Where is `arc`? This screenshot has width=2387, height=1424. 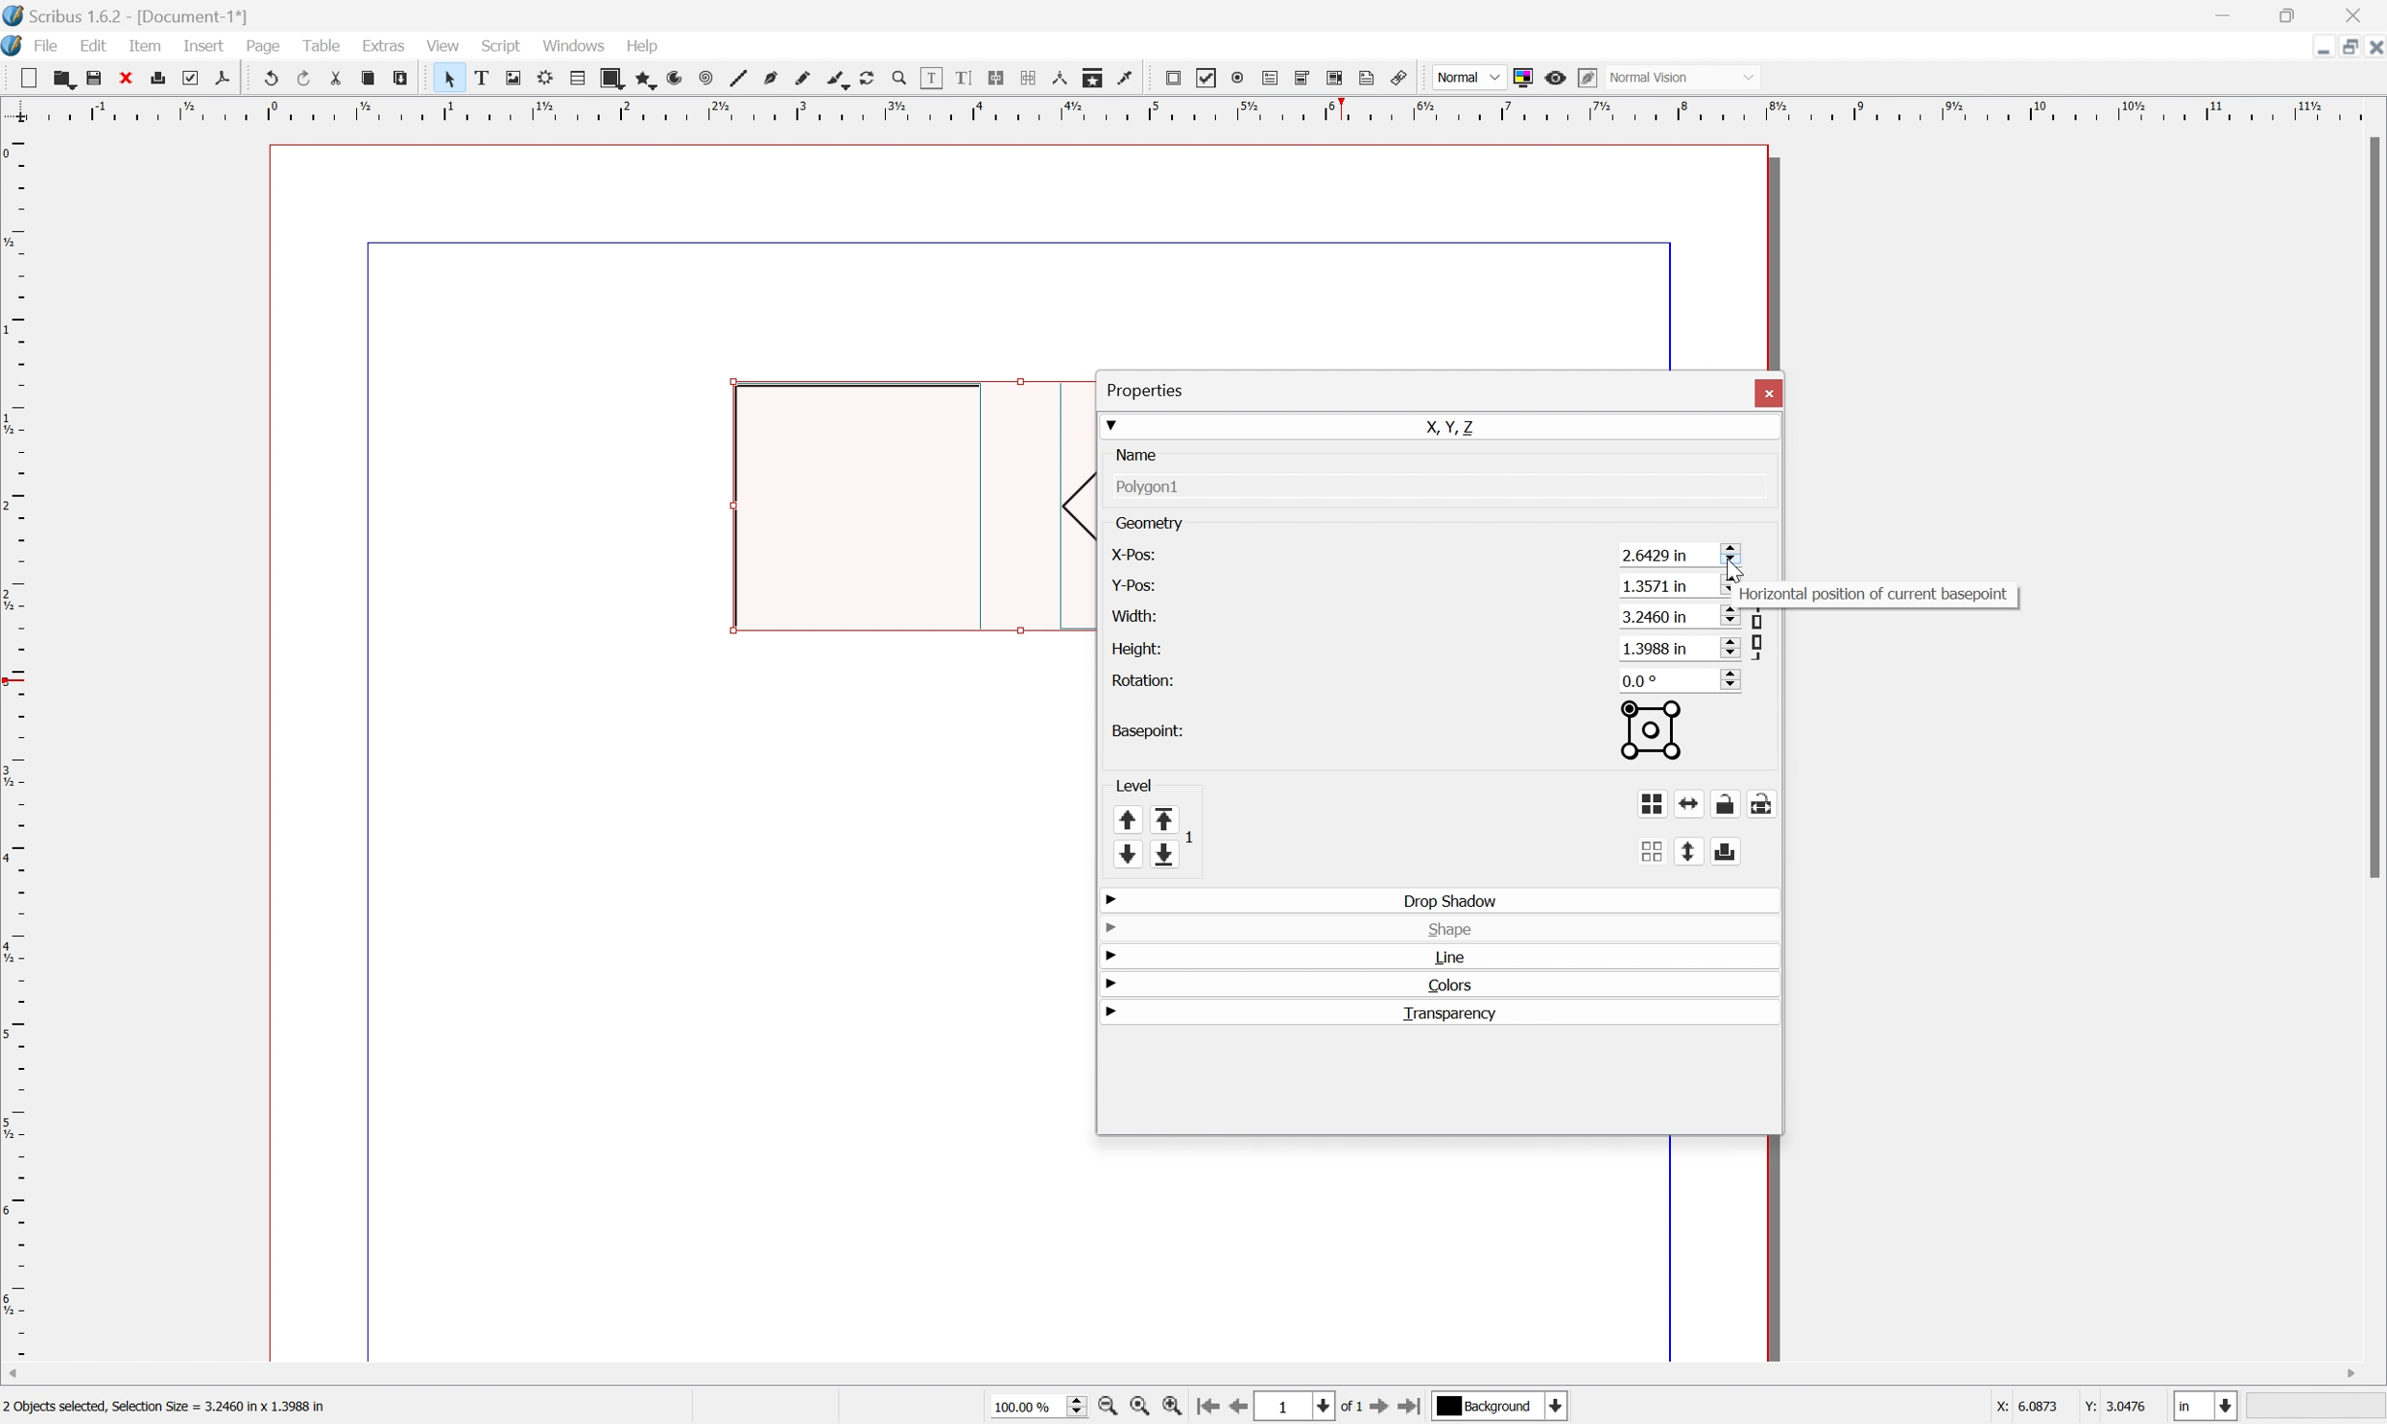 arc is located at coordinates (668, 77).